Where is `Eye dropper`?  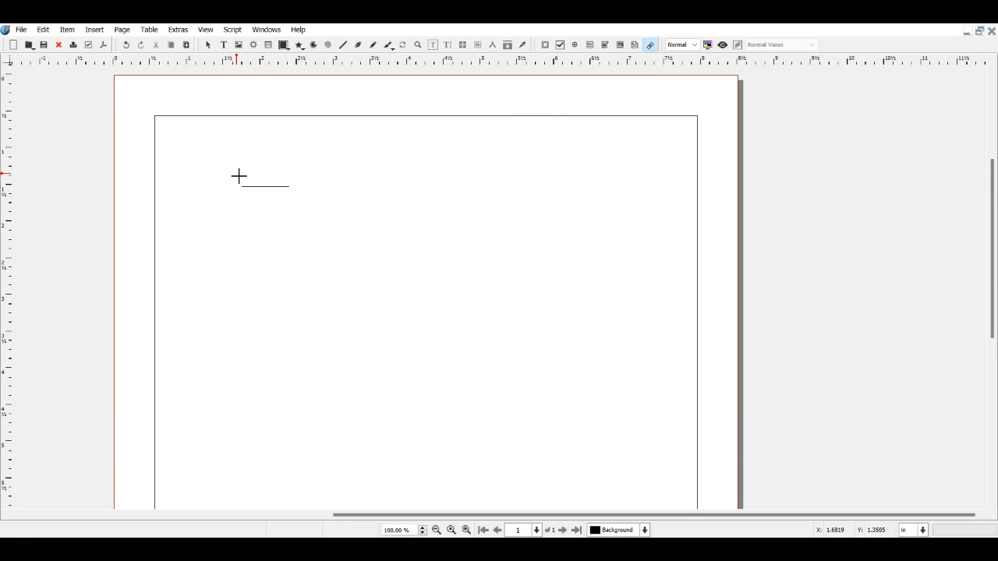 Eye dropper is located at coordinates (522, 44).